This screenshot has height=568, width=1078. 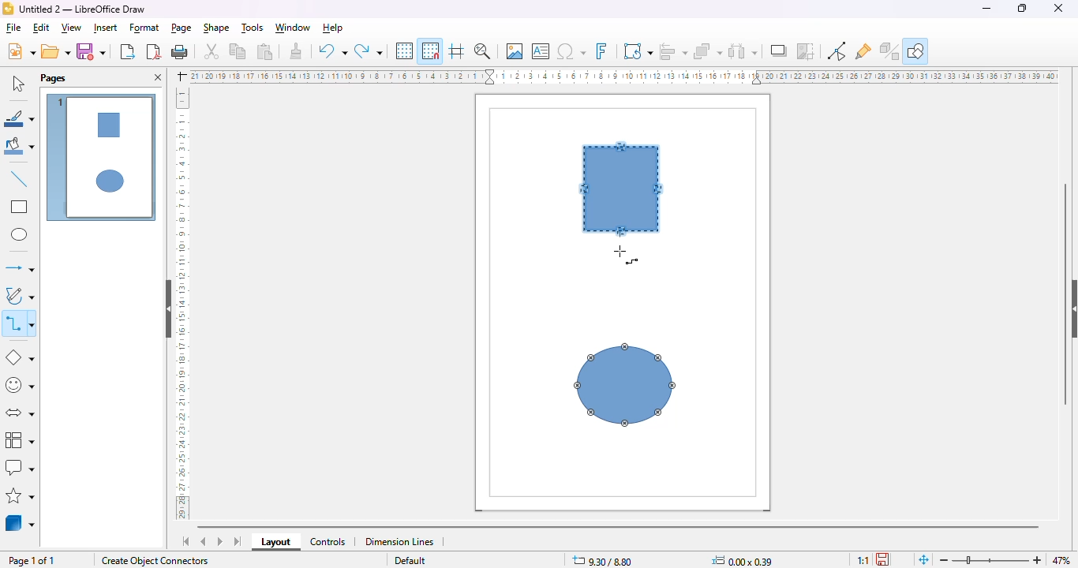 I want to click on file, so click(x=14, y=28).